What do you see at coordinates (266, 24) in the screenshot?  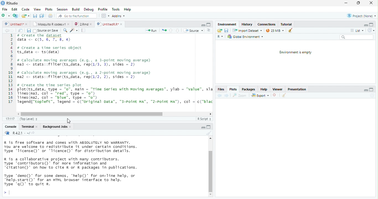 I see `Connections` at bounding box center [266, 24].